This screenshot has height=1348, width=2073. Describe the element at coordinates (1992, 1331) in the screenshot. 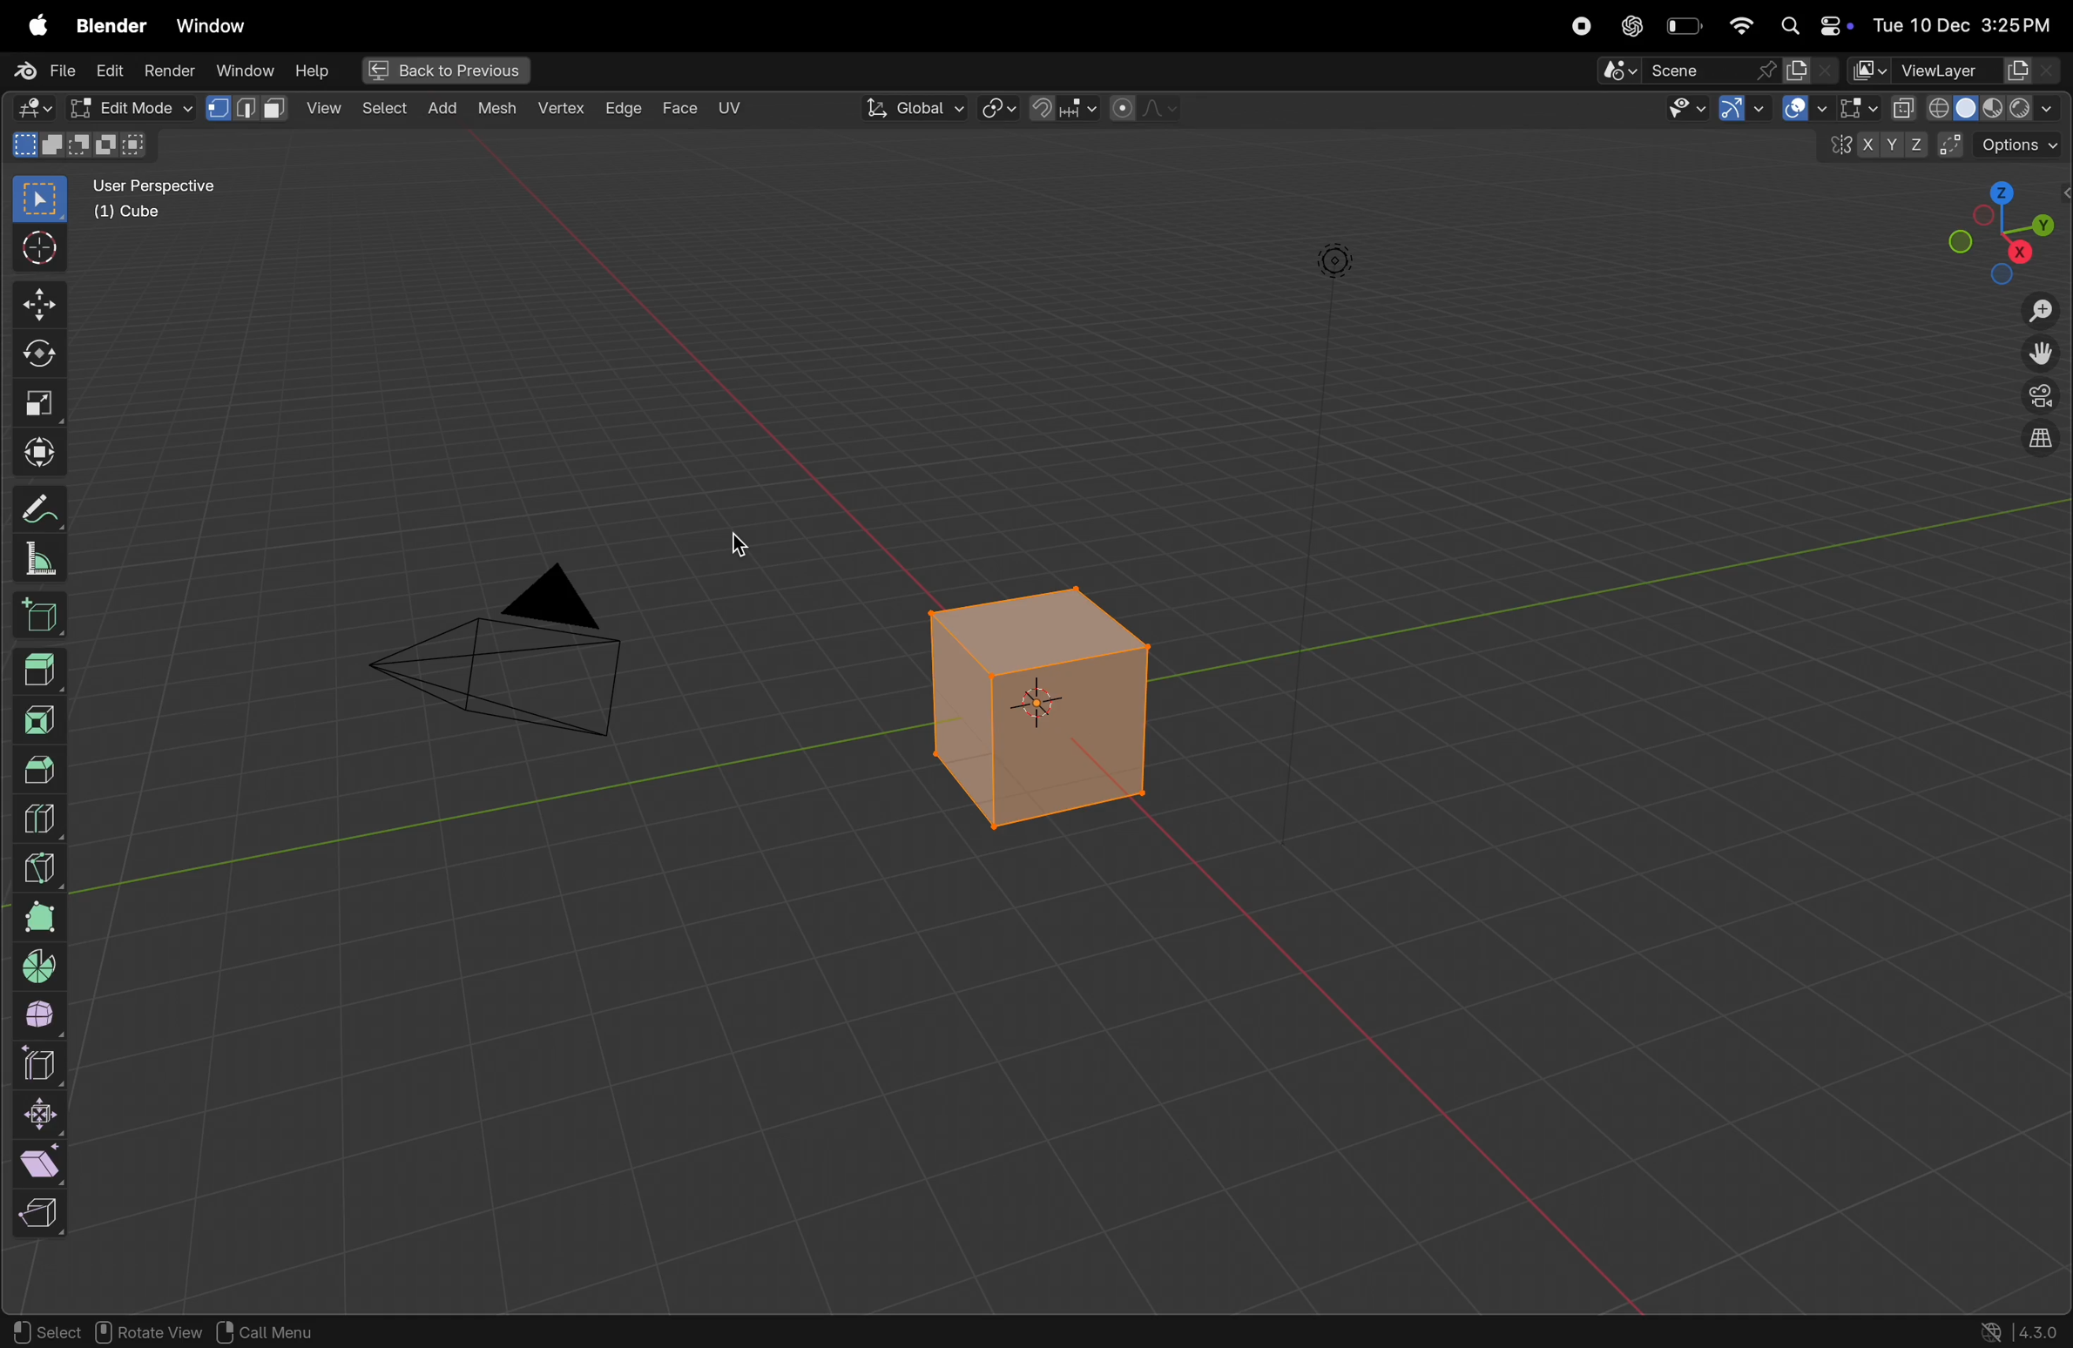

I see `Show system preferences  "Network" panel to allow online access` at that location.